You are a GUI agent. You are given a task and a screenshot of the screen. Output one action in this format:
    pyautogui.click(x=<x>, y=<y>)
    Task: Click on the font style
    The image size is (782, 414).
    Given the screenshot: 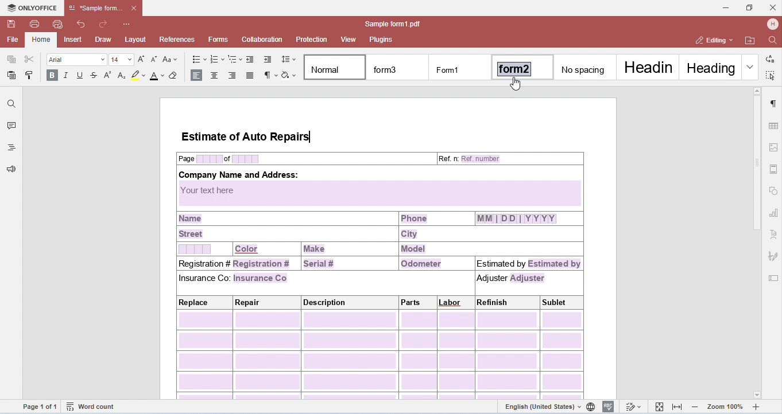 What is the action you would take?
    pyautogui.click(x=77, y=60)
    